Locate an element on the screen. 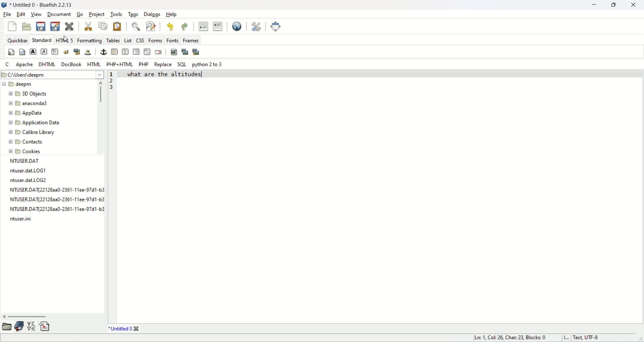 This screenshot has width=644, height=342. 3D objects is located at coordinates (30, 94).